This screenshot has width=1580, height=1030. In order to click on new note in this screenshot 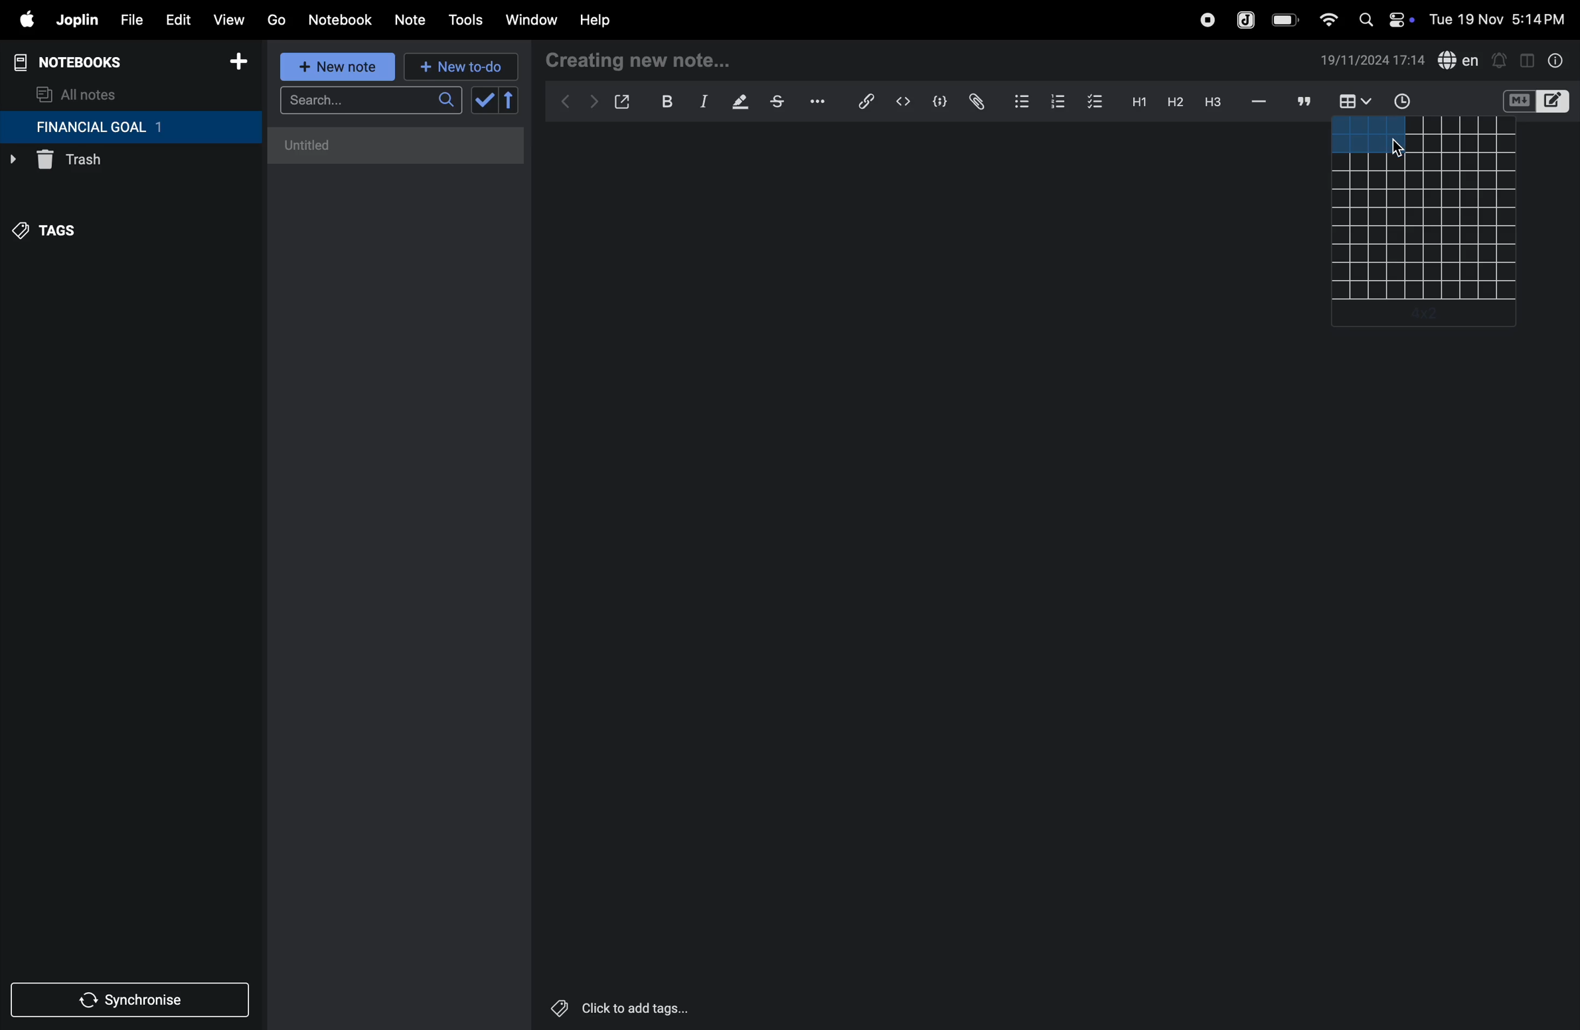, I will do `click(336, 68)`.